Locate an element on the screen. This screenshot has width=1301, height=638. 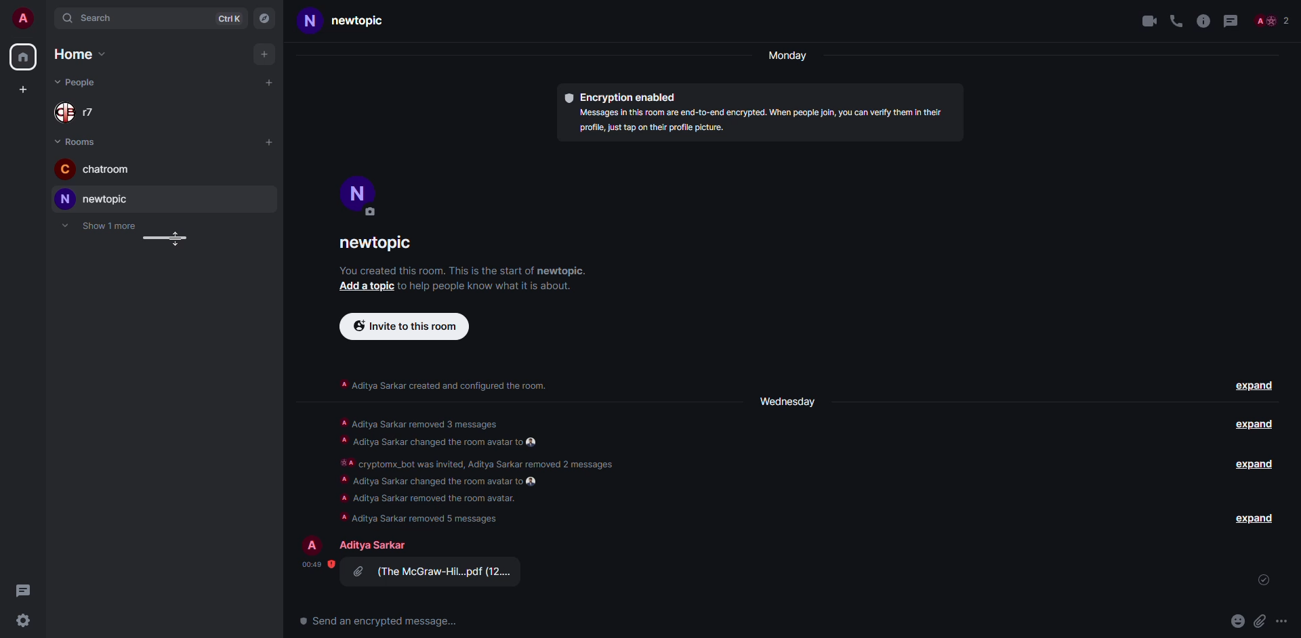
people is located at coordinates (1271, 22).